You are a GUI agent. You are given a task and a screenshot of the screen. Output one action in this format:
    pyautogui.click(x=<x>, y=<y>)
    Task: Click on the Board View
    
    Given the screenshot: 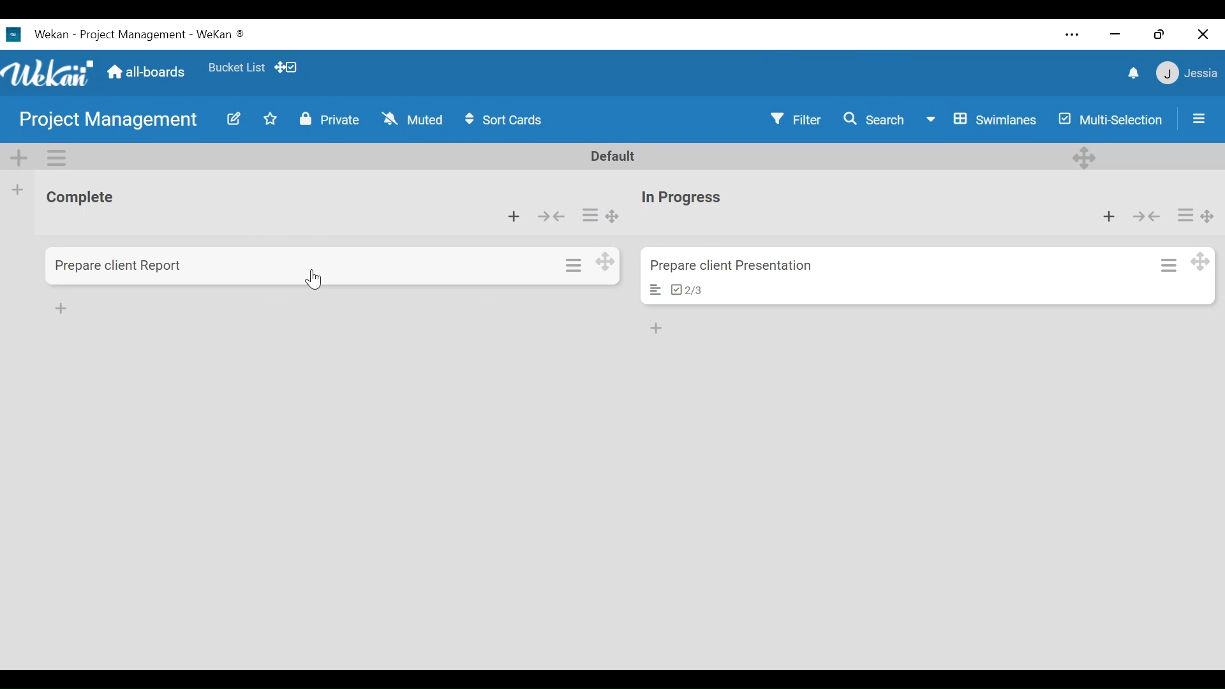 What is the action you would take?
    pyautogui.click(x=979, y=121)
    